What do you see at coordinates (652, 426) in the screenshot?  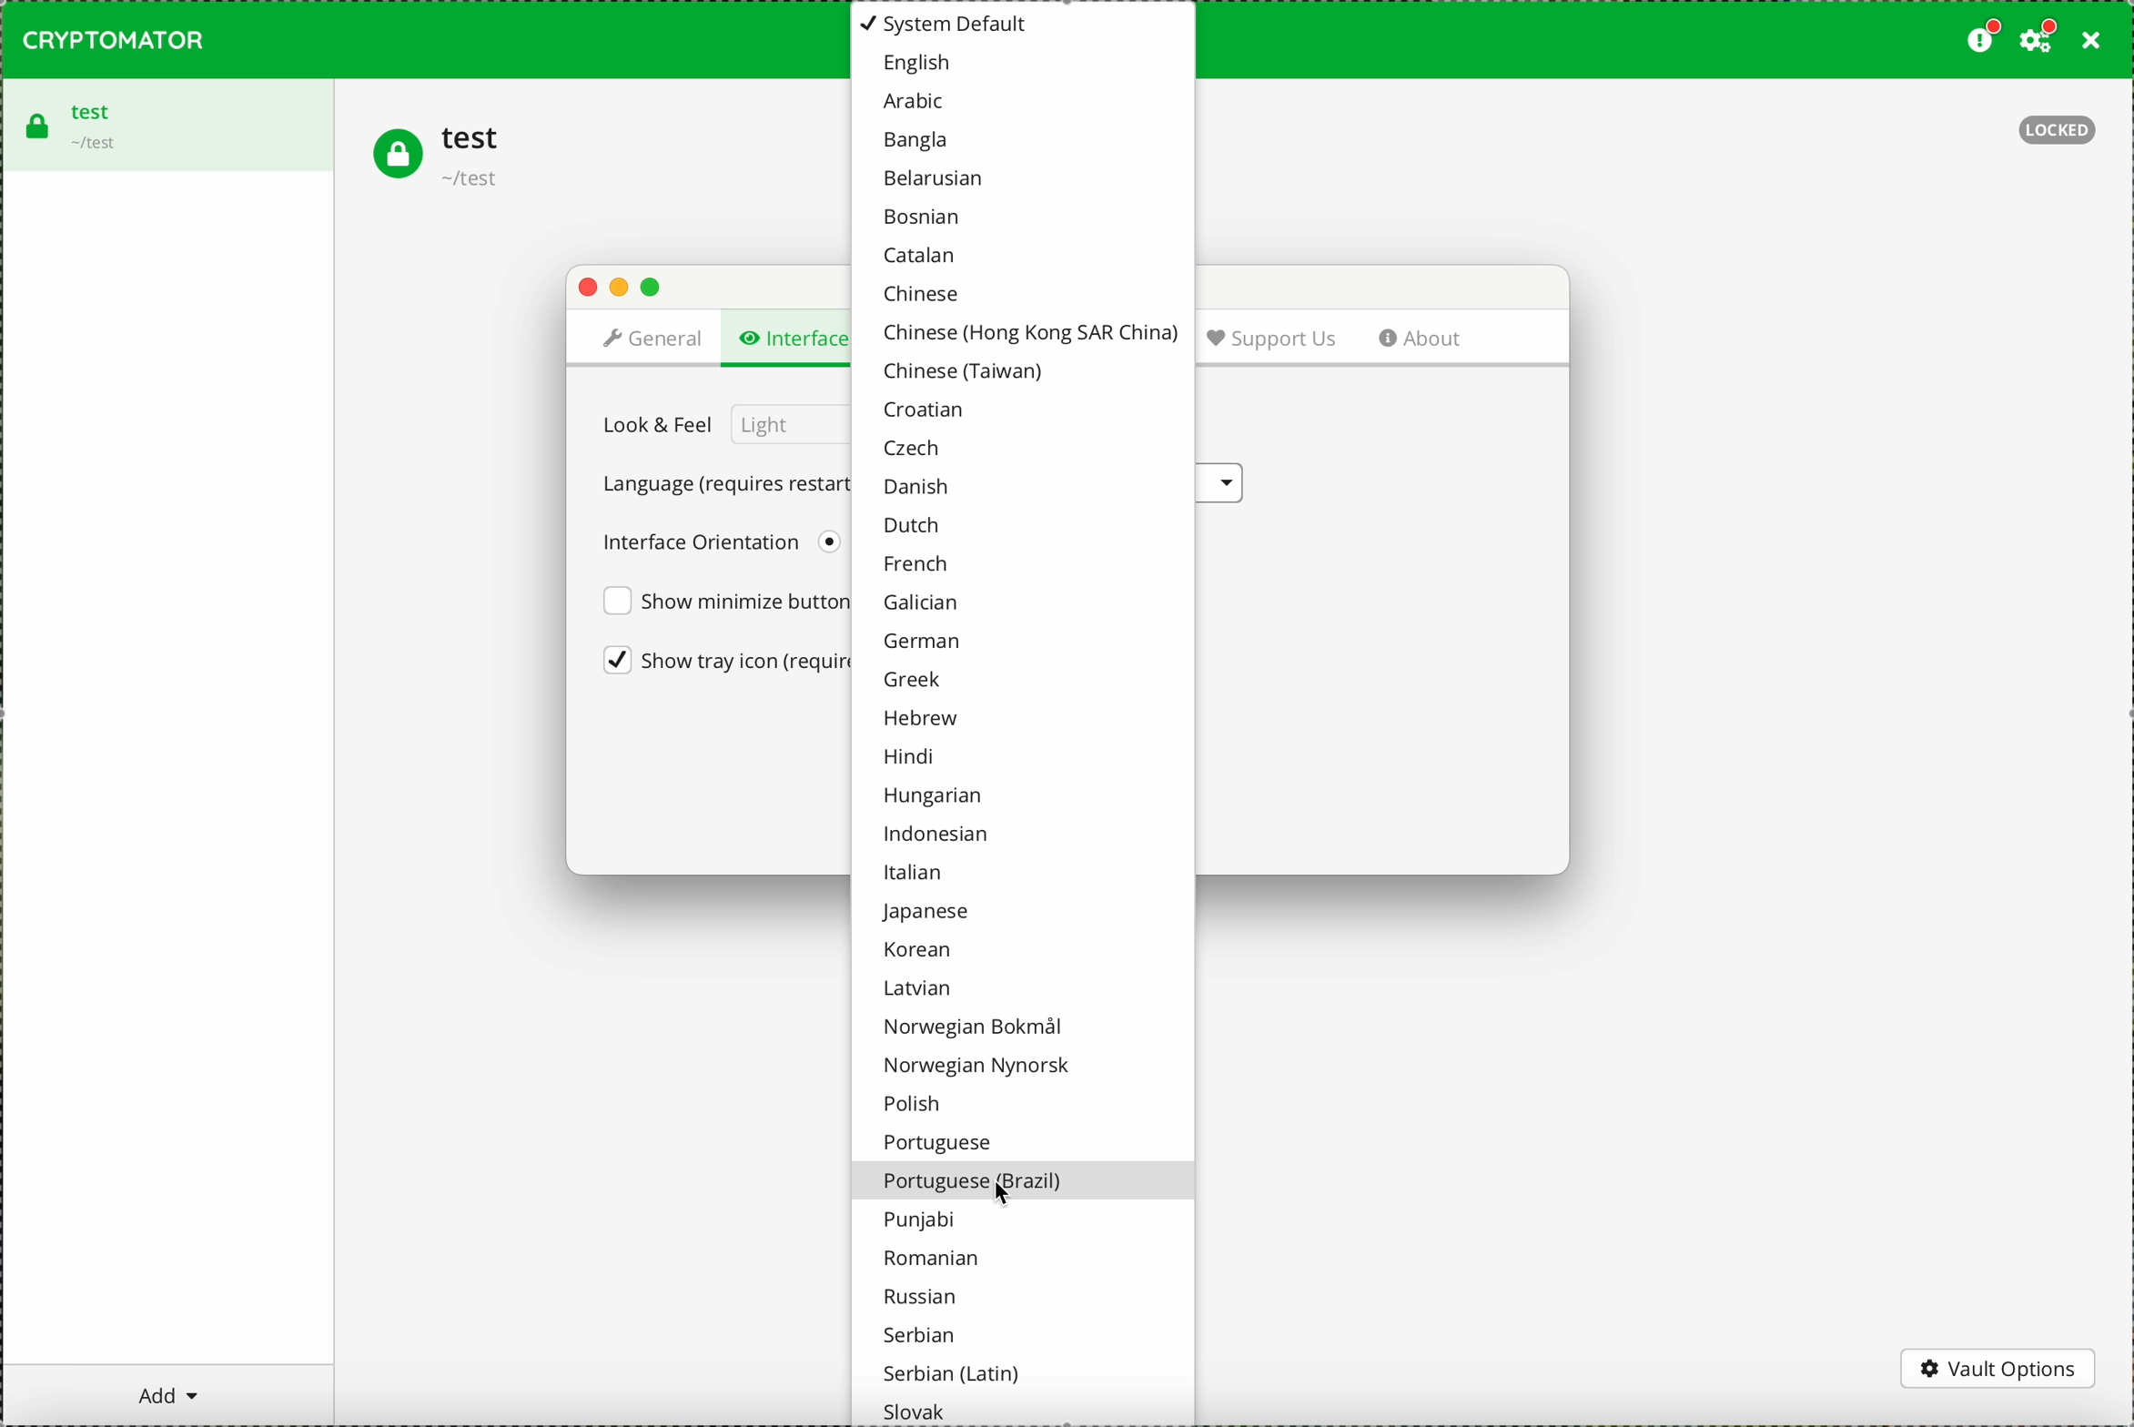 I see `look & feel` at bounding box center [652, 426].